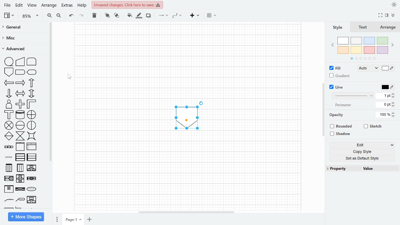 Image resolution: width=400 pixels, height=225 pixels. I want to click on white, so click(343, 41).